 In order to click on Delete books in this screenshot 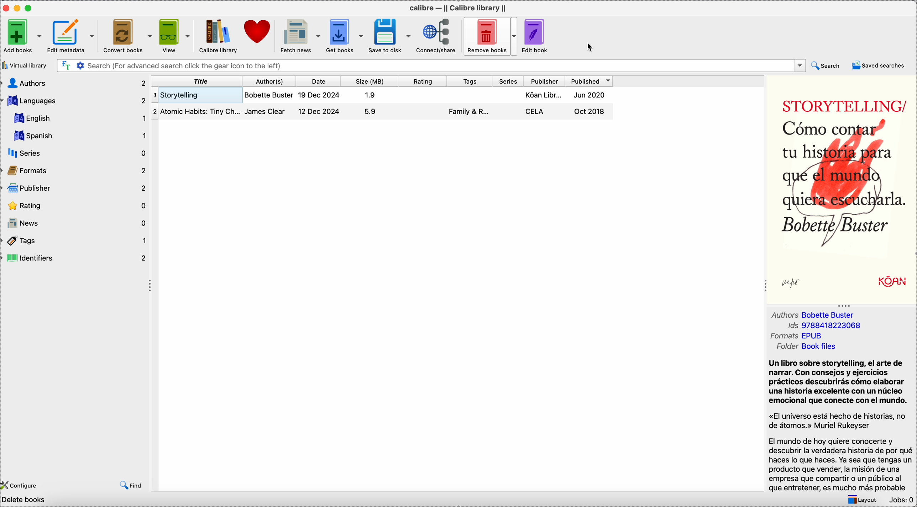, I will do `click(25, 501)`.